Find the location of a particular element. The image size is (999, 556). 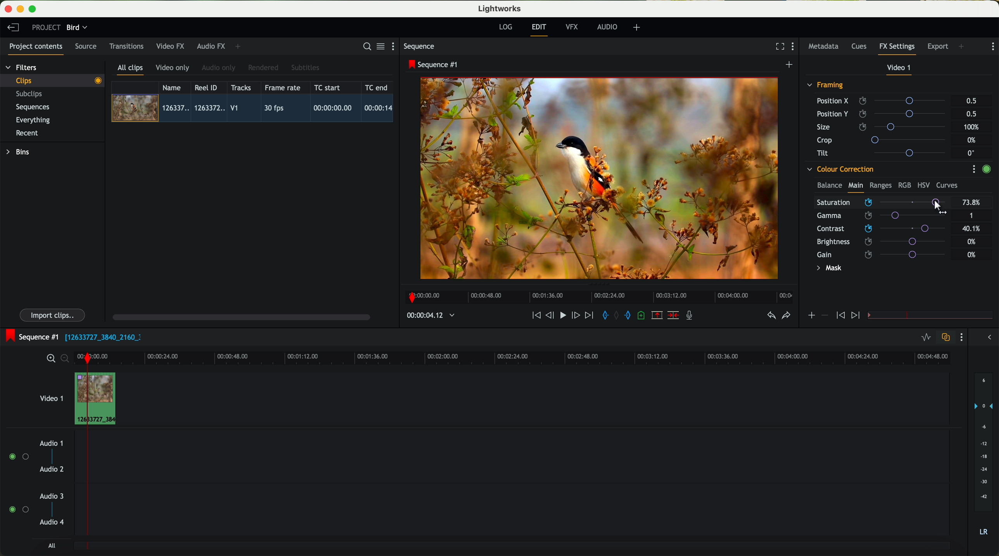

click on video is located at coordinates (255, 109).